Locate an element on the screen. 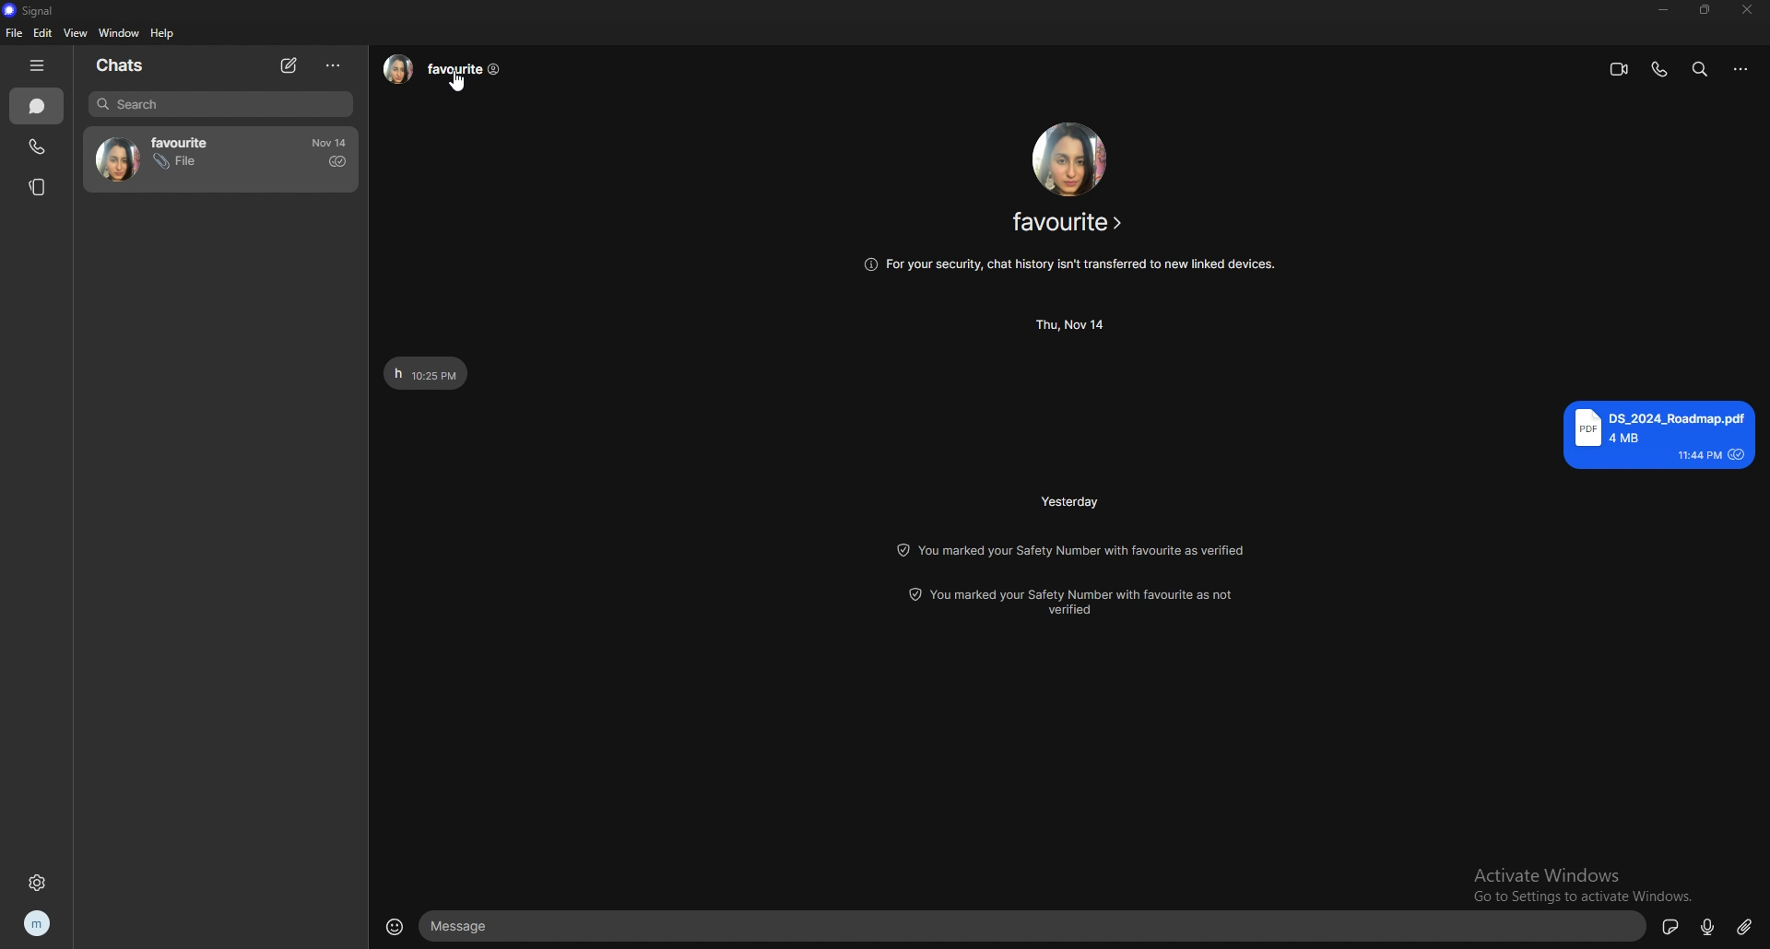 Image resolution: width=1770 pixels, height=949 pixels. new chat is located at coordinates (291, 64).